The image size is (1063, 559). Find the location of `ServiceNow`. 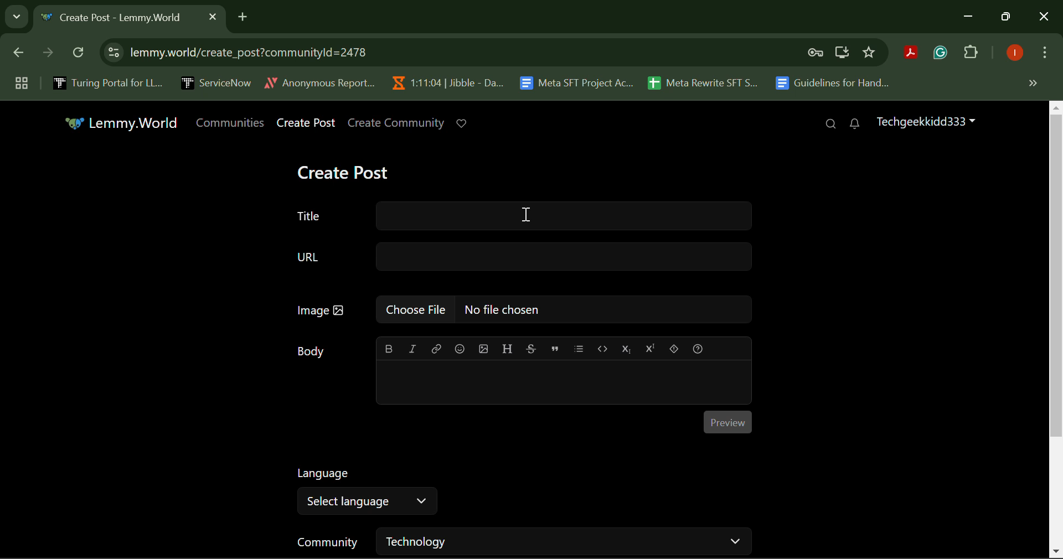

ServiceNow is located at coordinates (215, 82).